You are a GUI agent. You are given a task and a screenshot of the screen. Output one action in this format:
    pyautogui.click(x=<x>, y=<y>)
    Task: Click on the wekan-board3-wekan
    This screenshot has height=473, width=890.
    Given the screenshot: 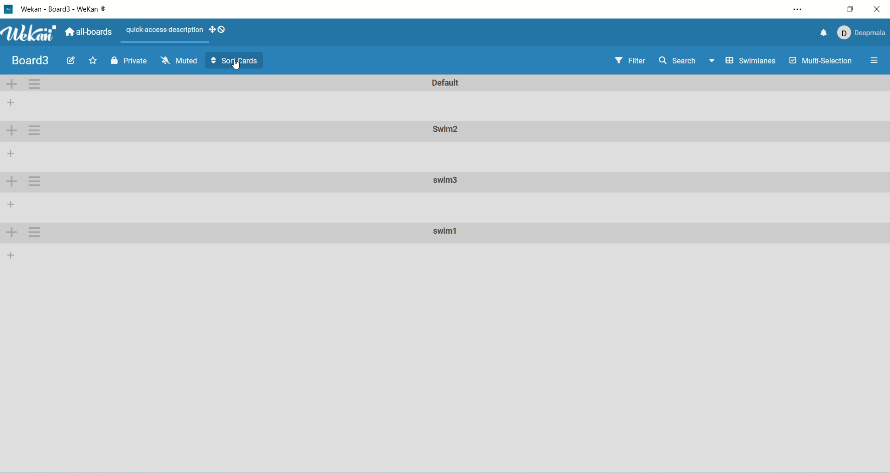 What is the action you would take?
    pyautogui.click(x=64, y=9)
    